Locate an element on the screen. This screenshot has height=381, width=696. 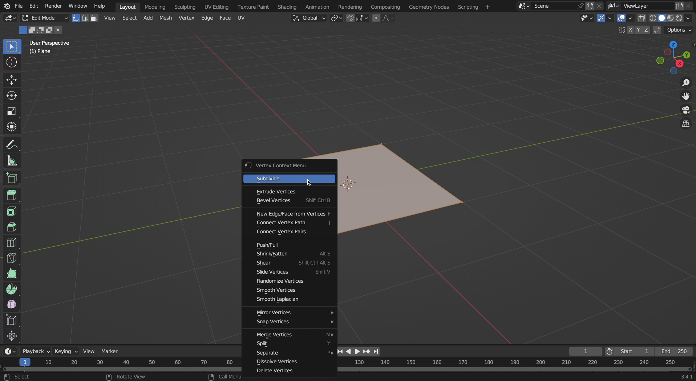
Smooth Vertices is located at coordinates (290, 290).